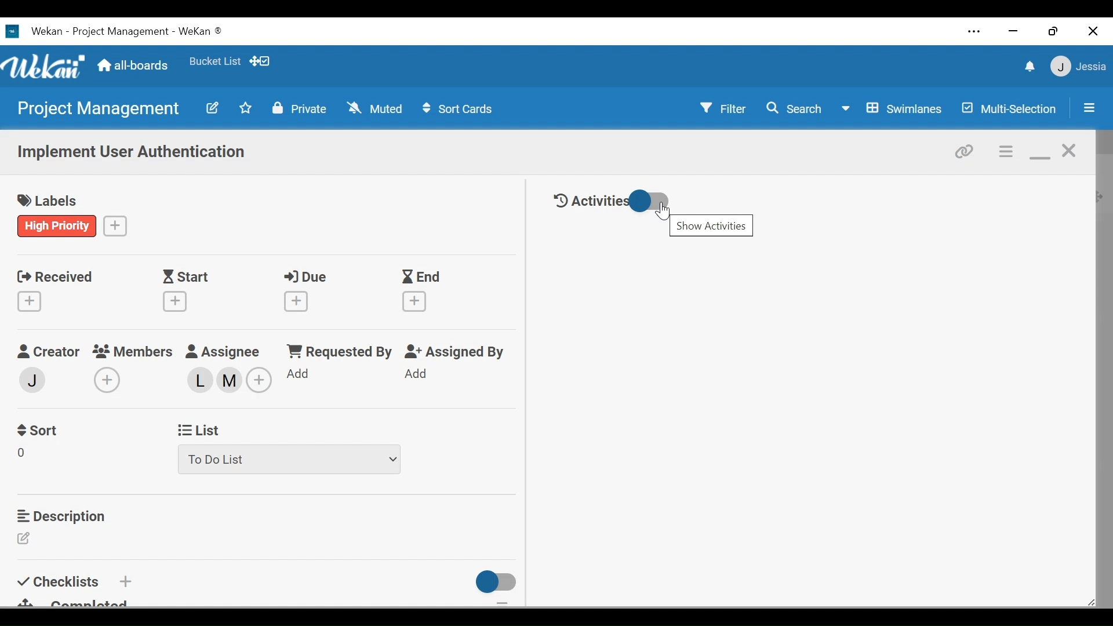 This screenshot has height=626, width=1113. What do you see at coordinates (419, 373) in the screenshot?
I see `Add` at bounding box center [419, 373].